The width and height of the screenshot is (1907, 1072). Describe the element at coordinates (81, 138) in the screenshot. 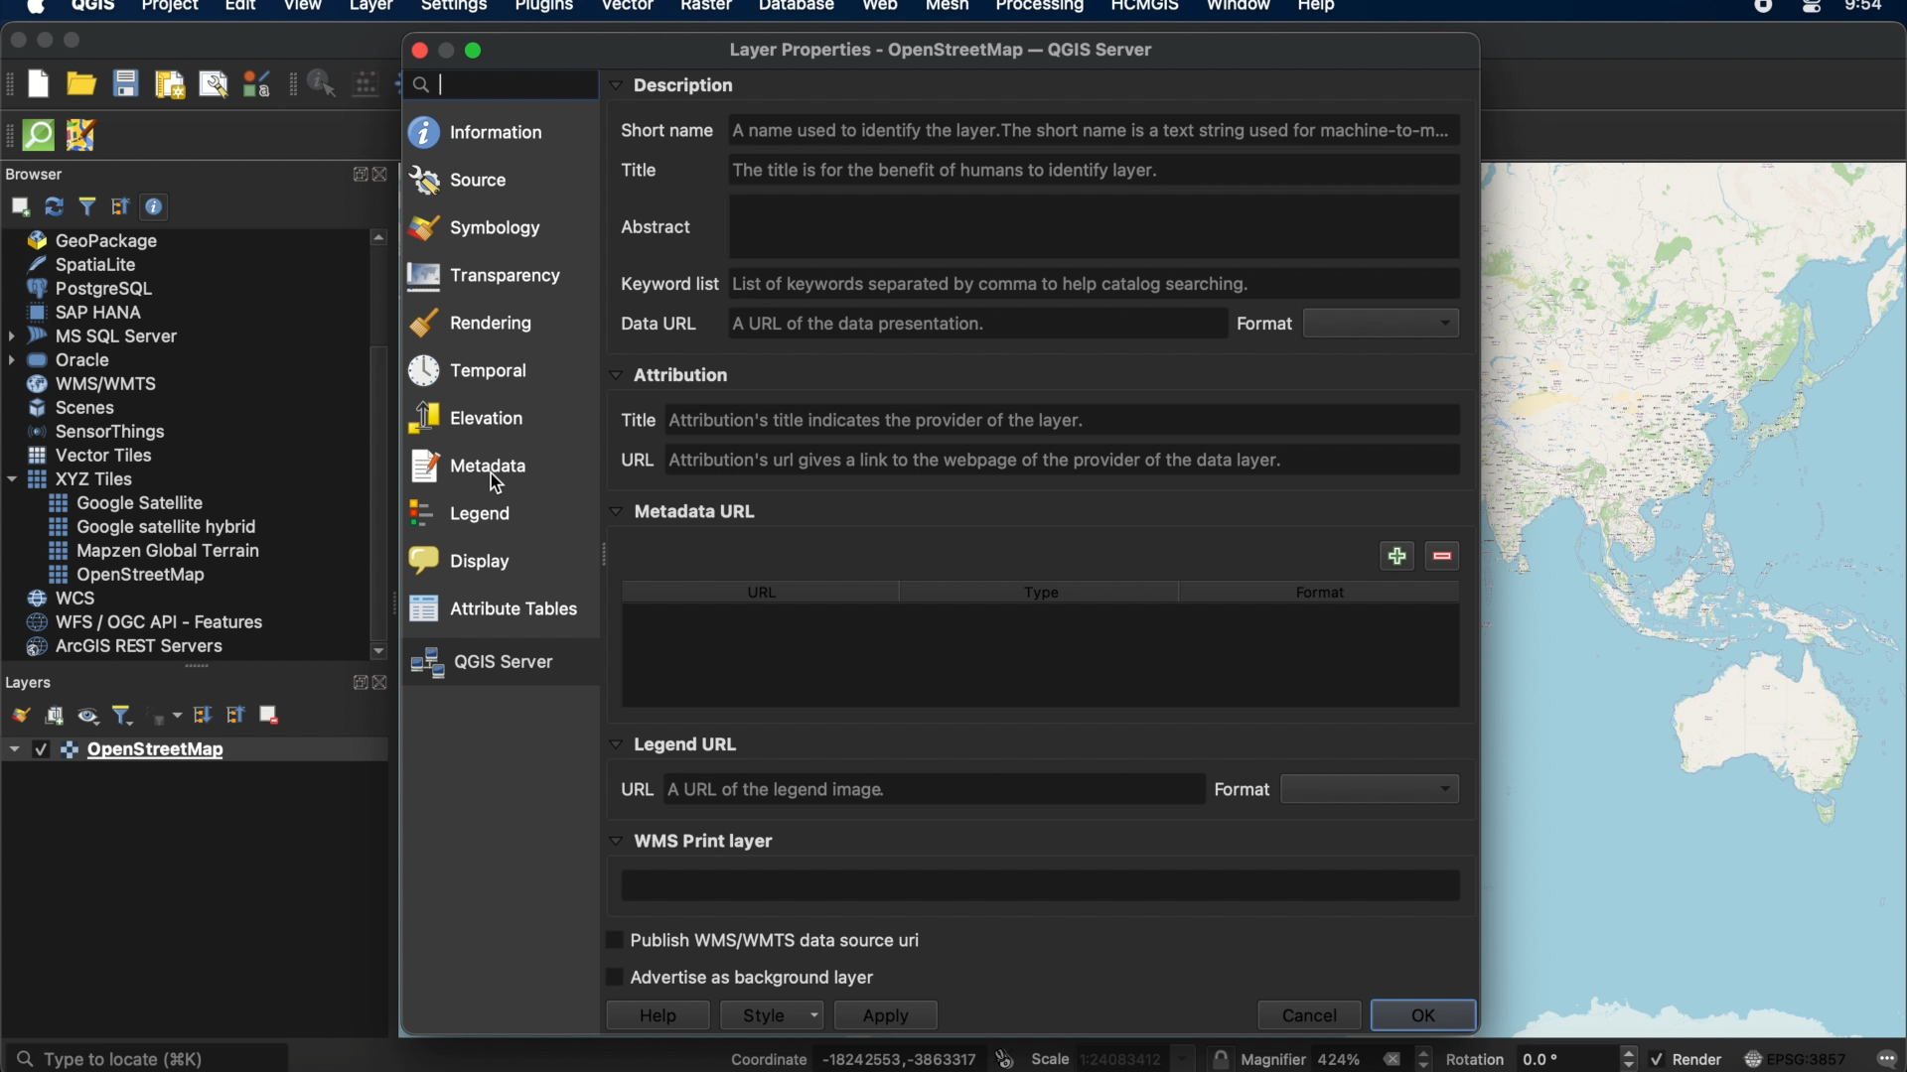

I see `JOSM remote` at that location.